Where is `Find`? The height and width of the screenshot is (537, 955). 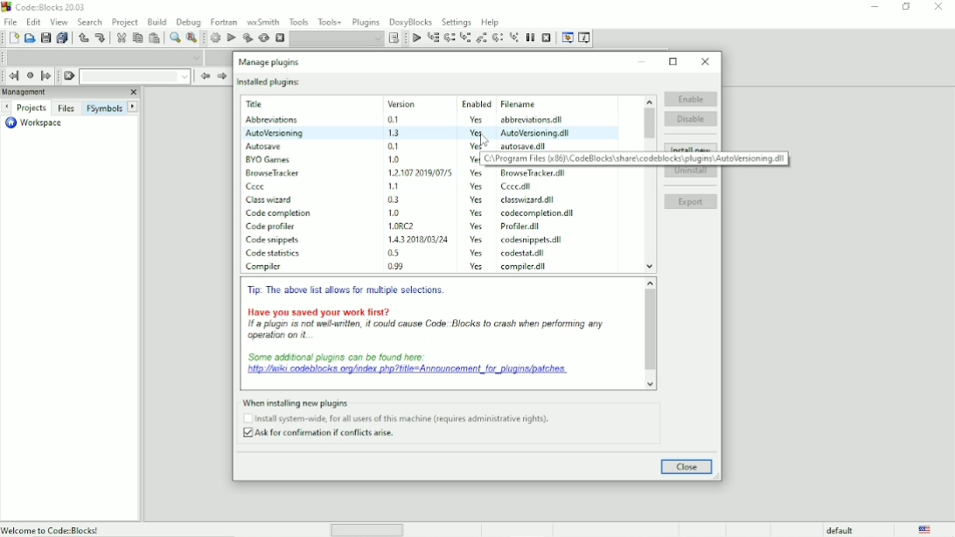
Find is located at coordinates (174, 38).